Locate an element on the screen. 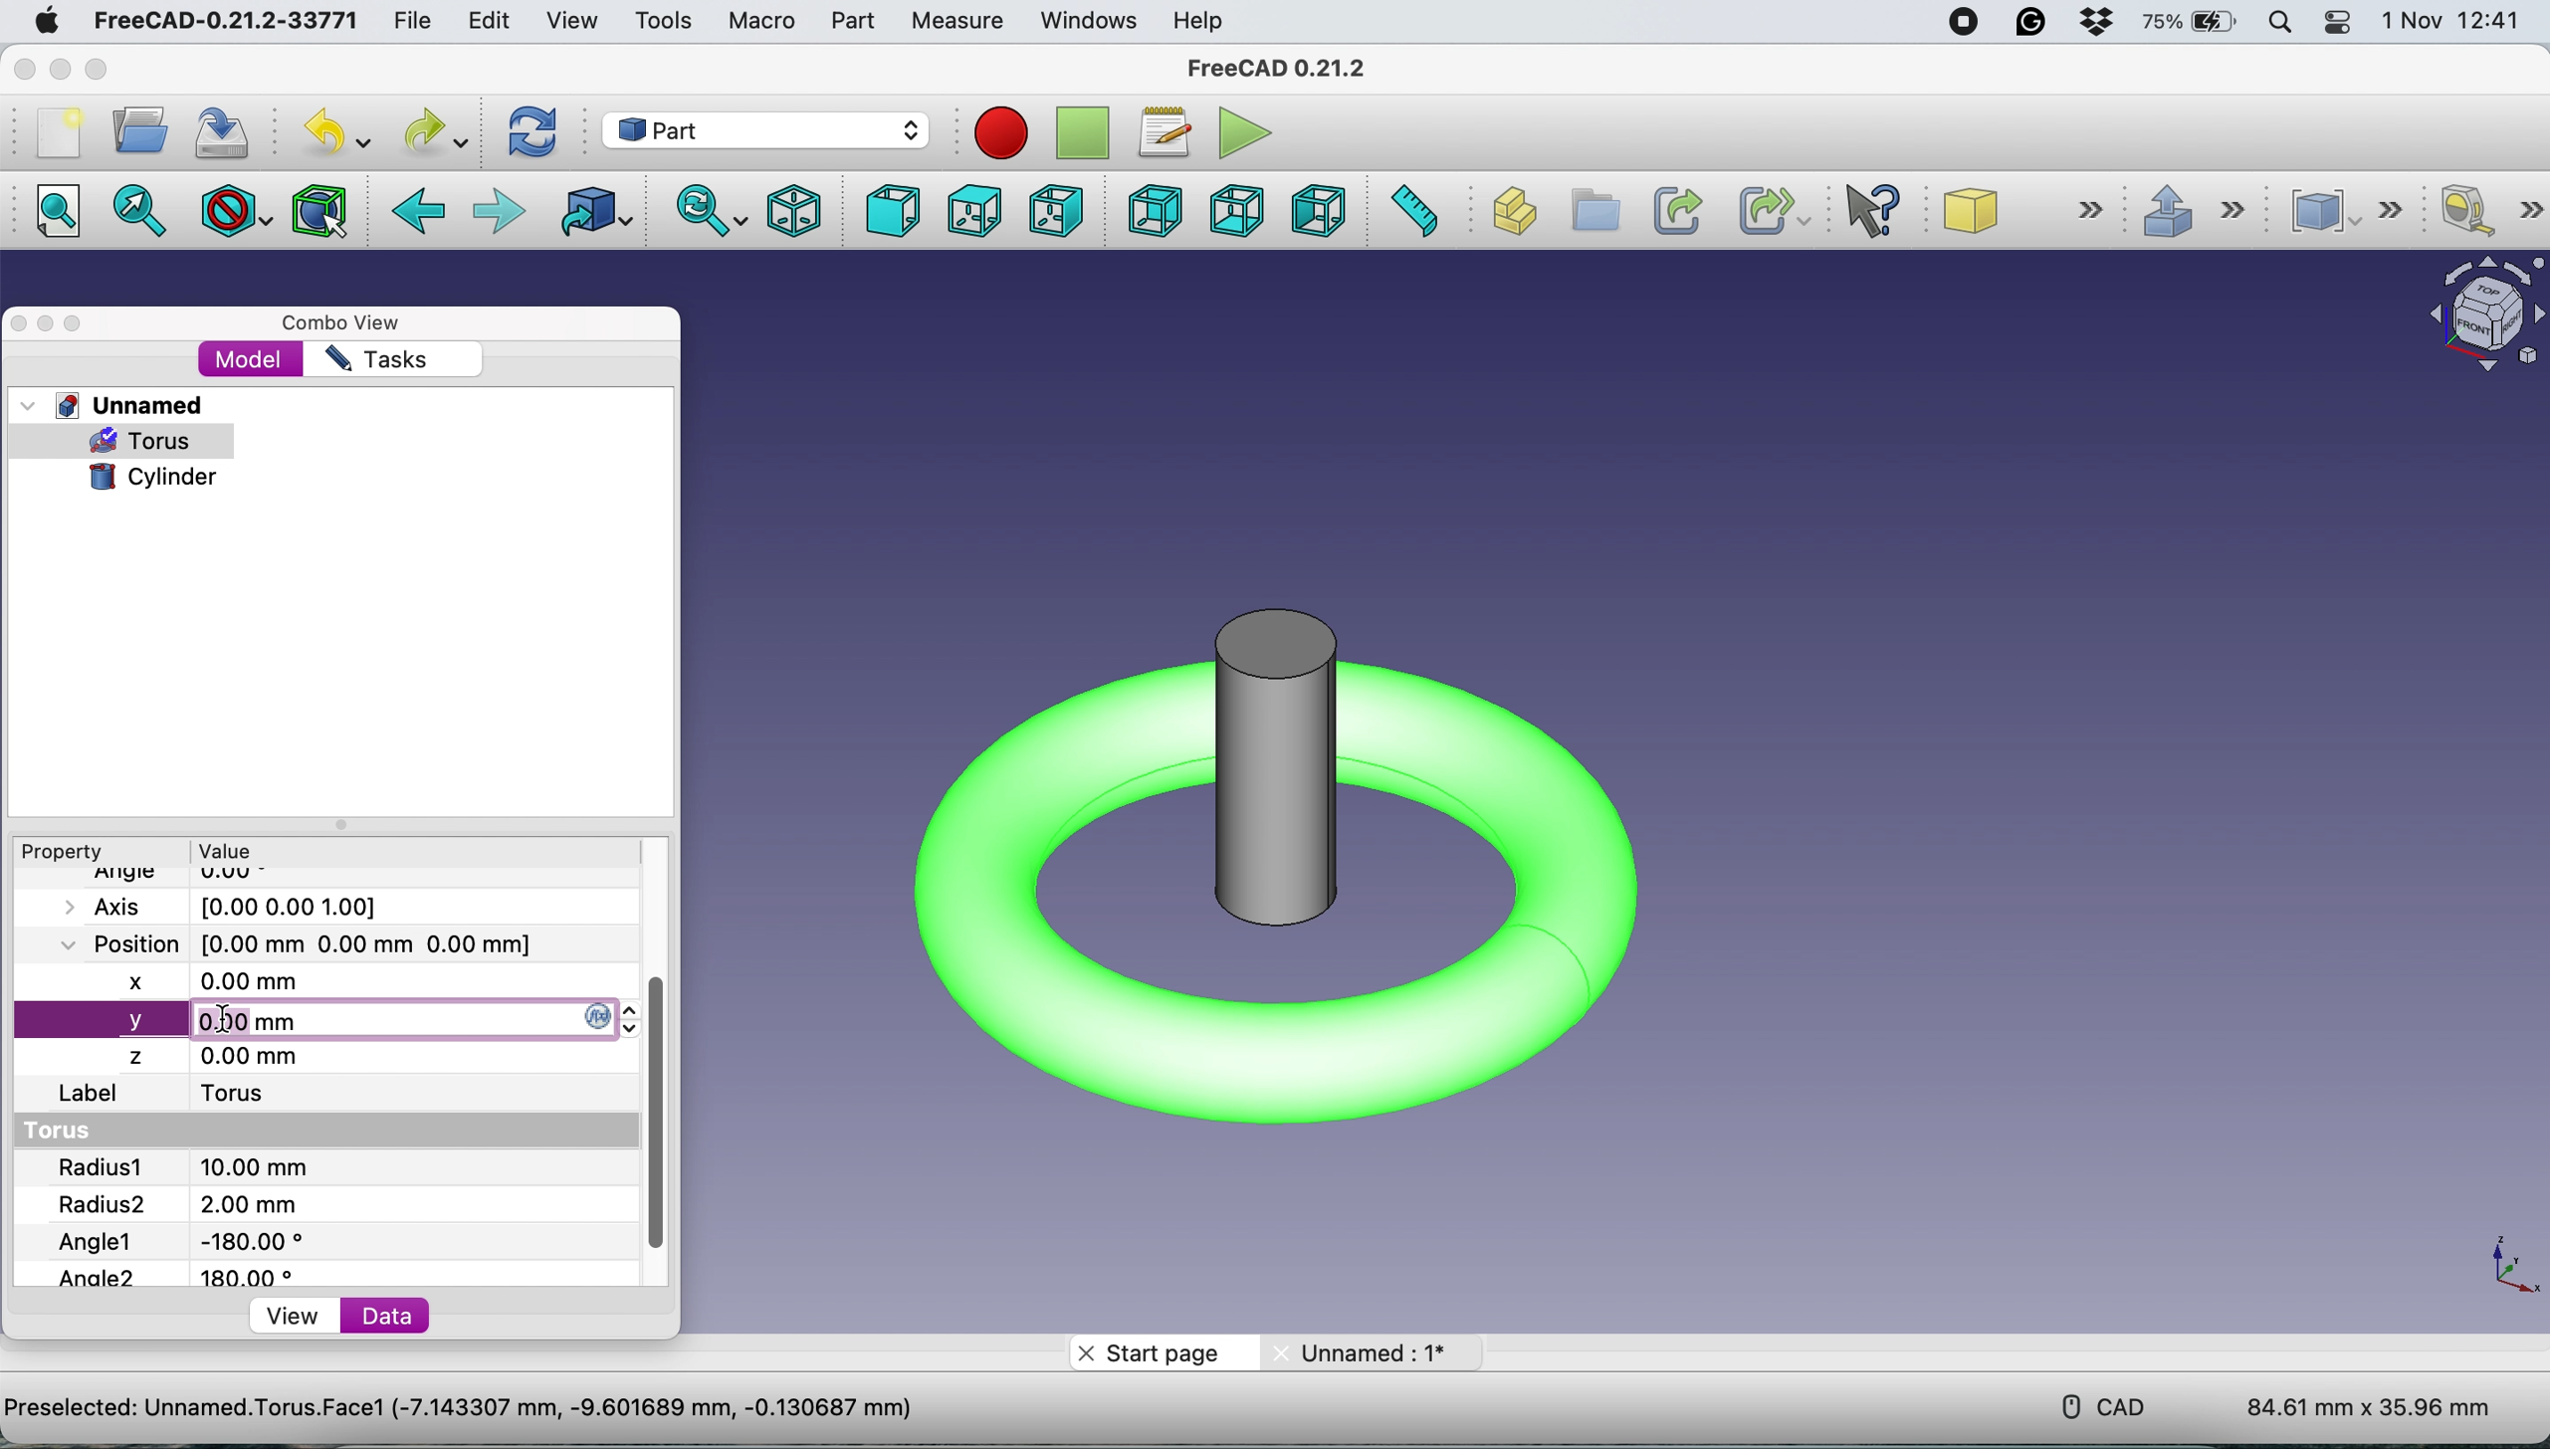 Image resolution: width=2550 pixels, height=1449 pixels. Axis is located at coordinates (243, 907).